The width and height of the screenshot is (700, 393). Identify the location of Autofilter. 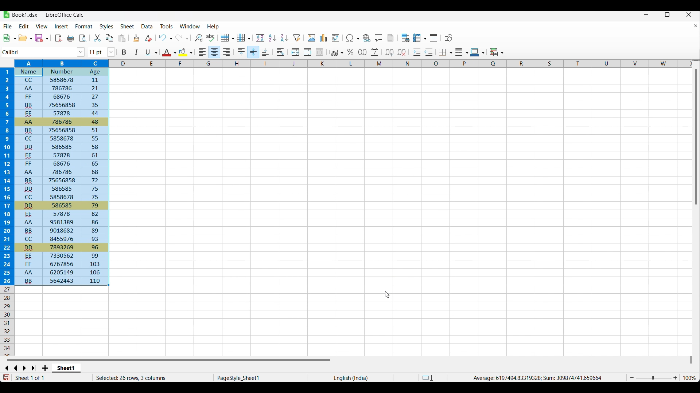
(297, 38).